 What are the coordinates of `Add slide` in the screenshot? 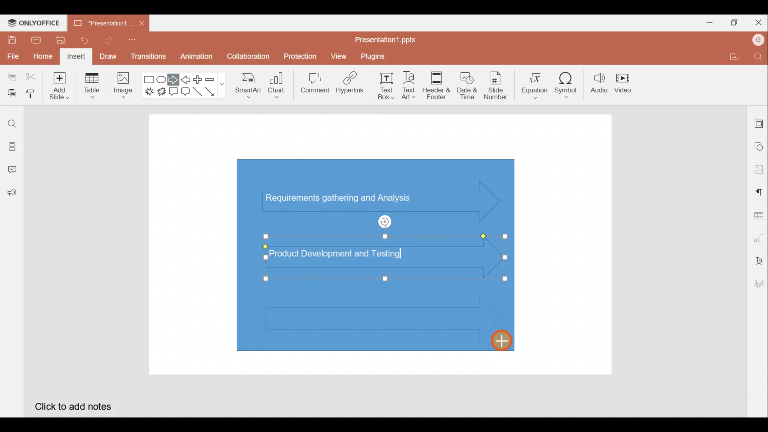 It's located at (58, 84).